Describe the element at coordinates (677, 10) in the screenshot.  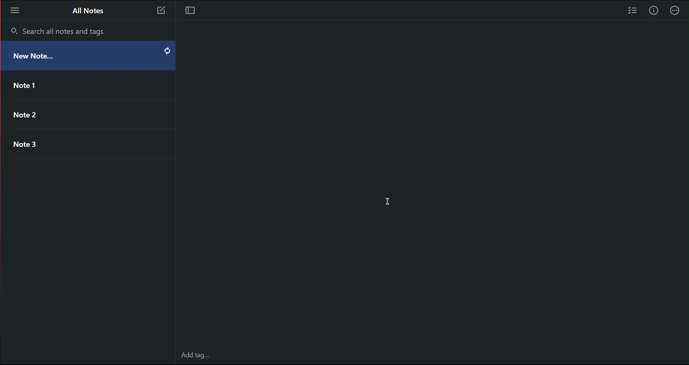
I see `More` at that location.